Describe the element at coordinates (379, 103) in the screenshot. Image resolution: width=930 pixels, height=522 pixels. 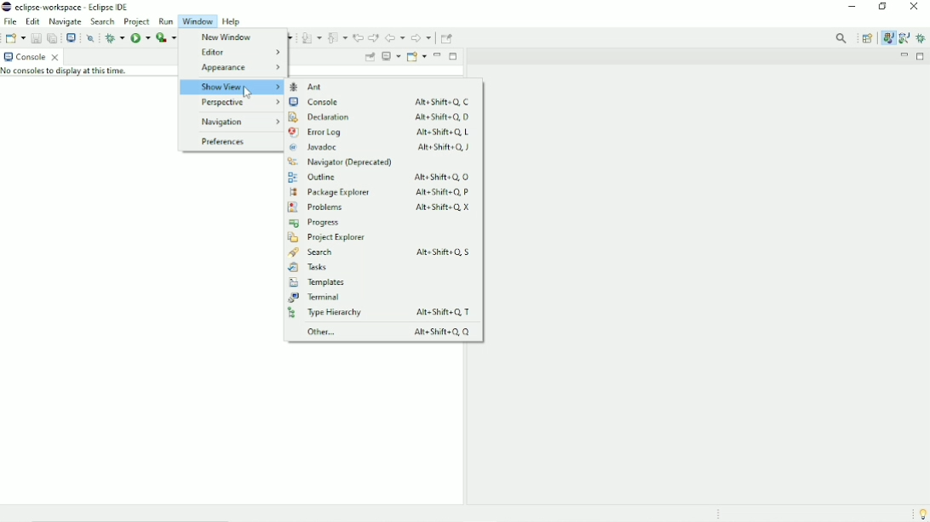
I see `Console` at that location.